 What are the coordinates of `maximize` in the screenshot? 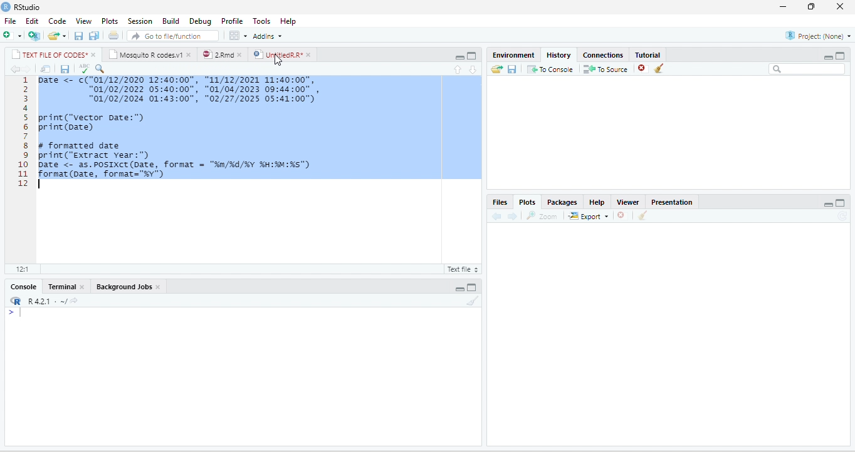 It's located at (841, 203).